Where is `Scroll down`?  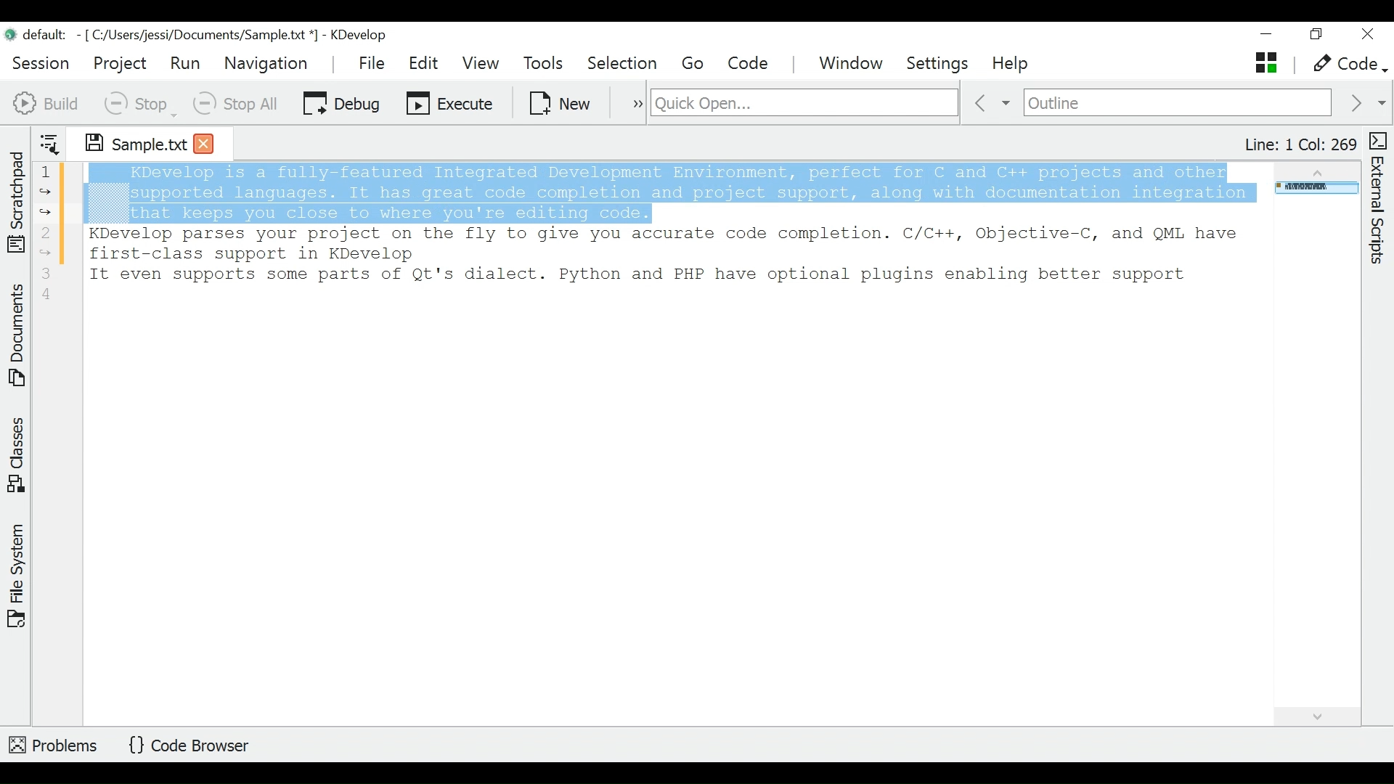 Scroll down is located at coordinates (1316, 714).